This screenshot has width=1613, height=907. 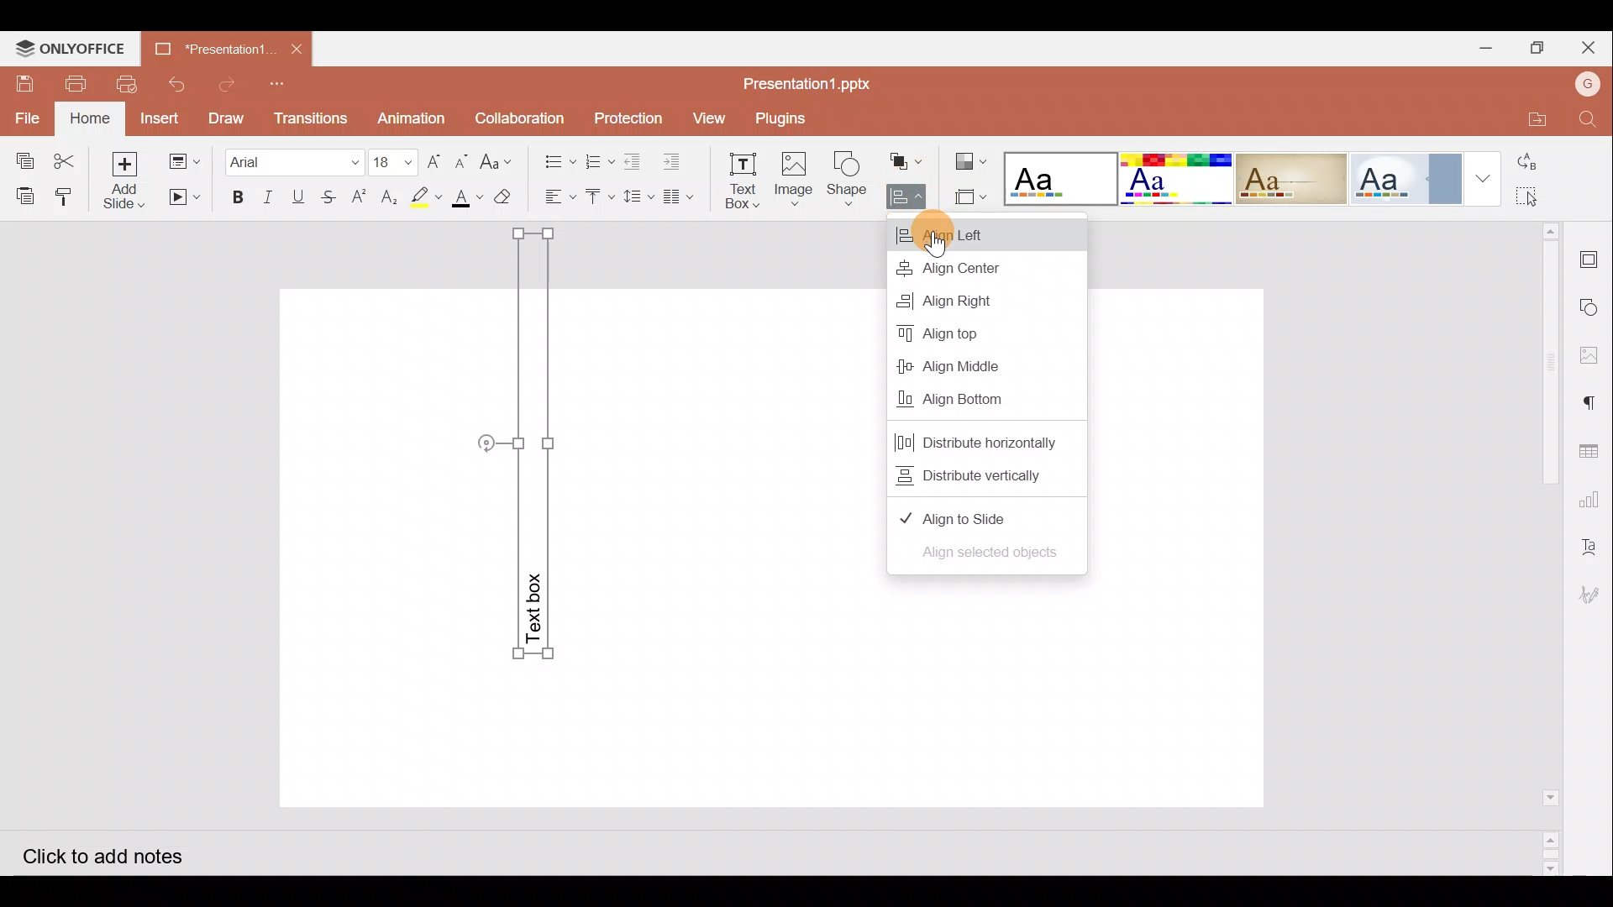 What do you see at coordinates (1527, 118) in the screenshot?
I see `Open file location` at bounding box center [1527, 118].